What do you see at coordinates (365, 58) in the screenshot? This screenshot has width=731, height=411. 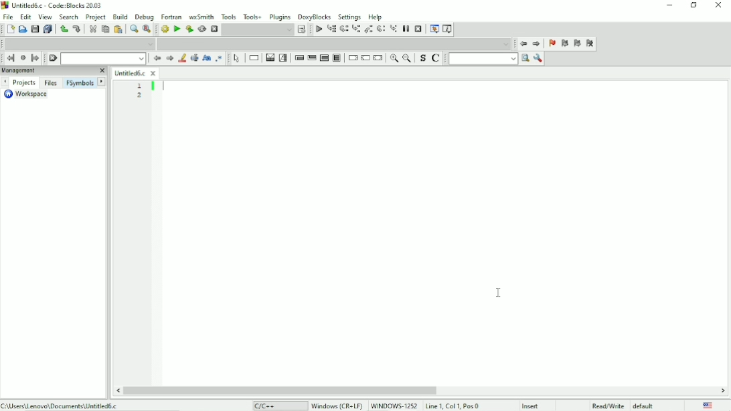 I see `Continue-instruction` at bounding box center [365, 58].